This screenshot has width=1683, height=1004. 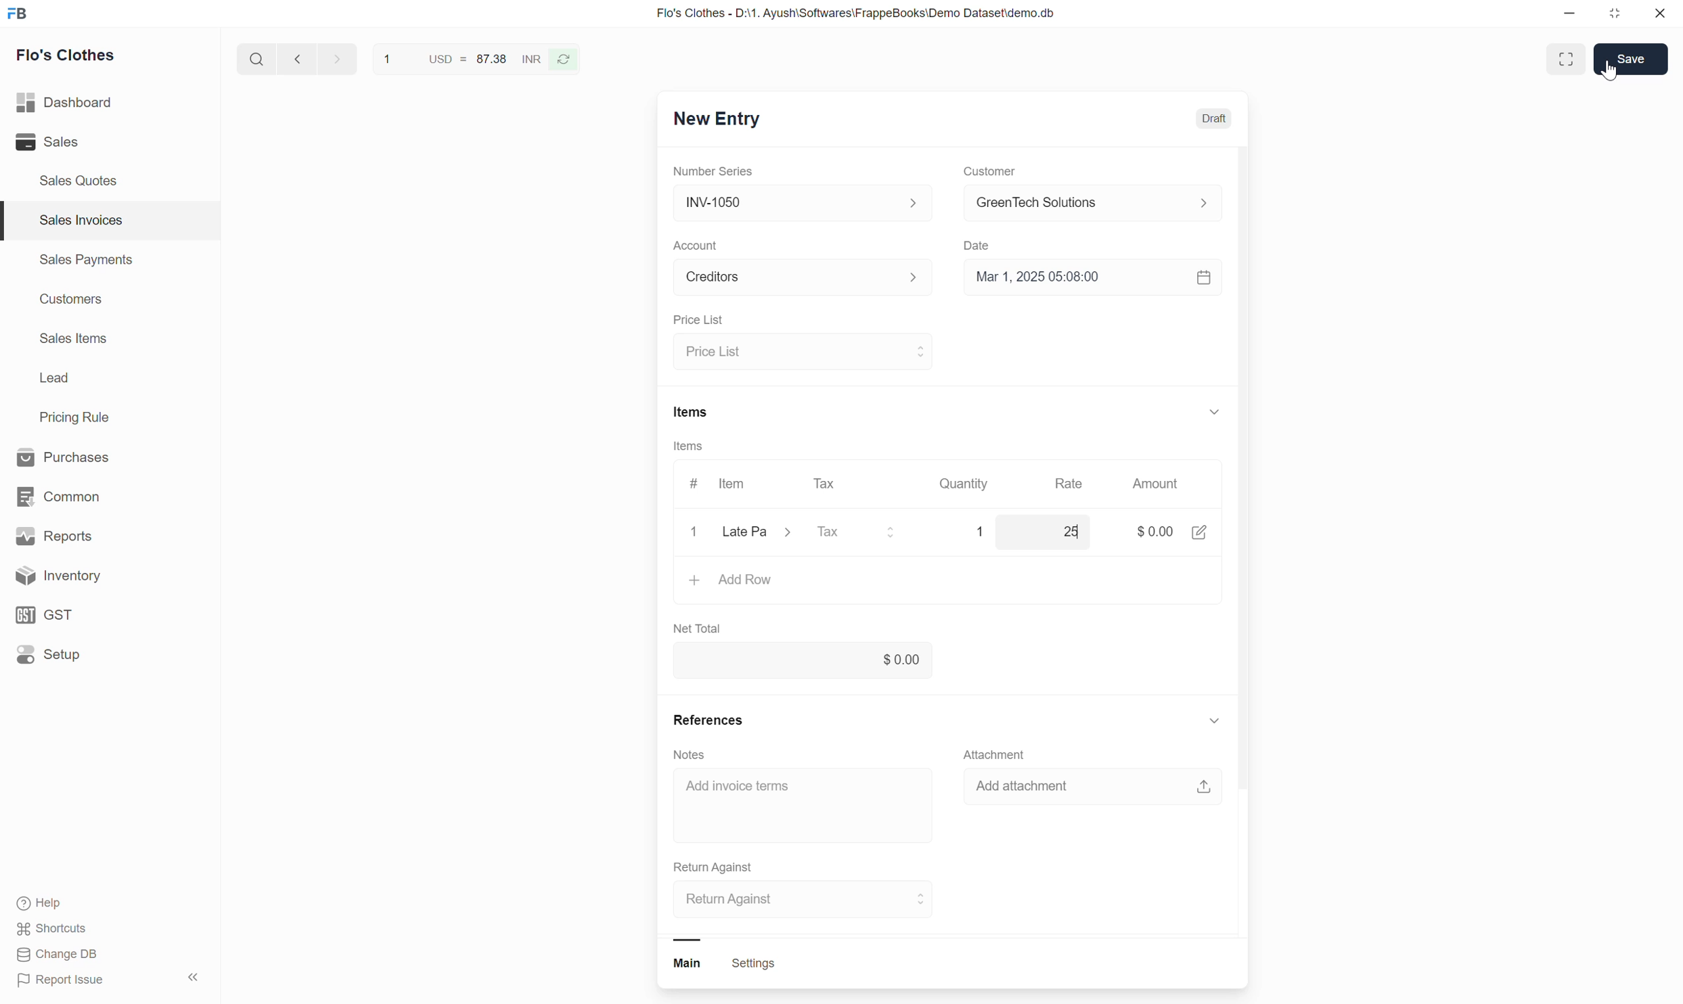 I want to click on Select item, so click(x=764, y=533).